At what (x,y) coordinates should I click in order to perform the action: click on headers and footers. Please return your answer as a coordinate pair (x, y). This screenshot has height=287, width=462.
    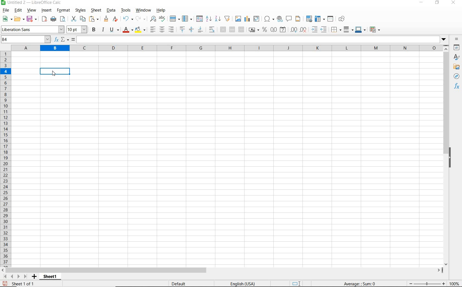
    Looking at the image, I should click on (298, 19).